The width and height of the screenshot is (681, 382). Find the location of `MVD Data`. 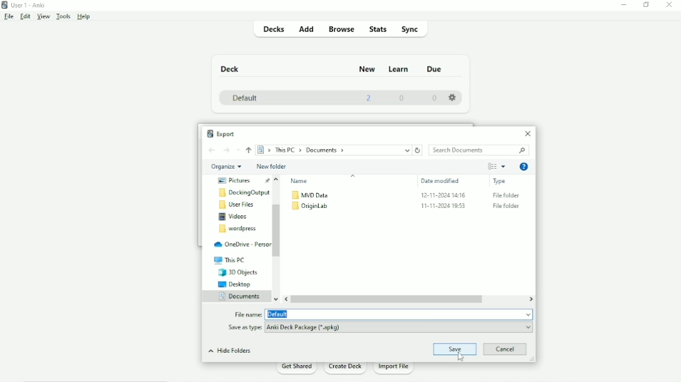

MVD Data is located at coordinates (312, 195).